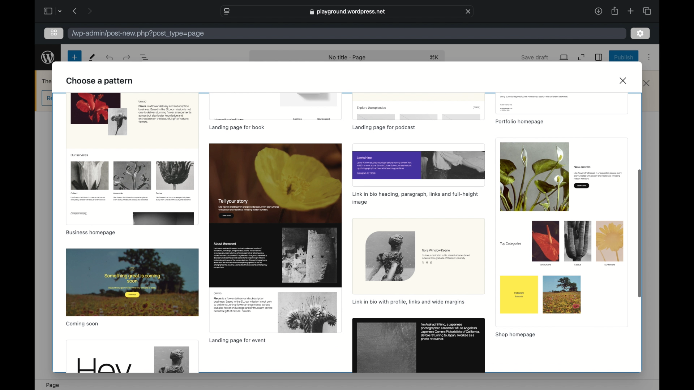  What do you see at coordinates (641, 34) in the screenshot?
I see `settings` at bounding box center [641, 34].